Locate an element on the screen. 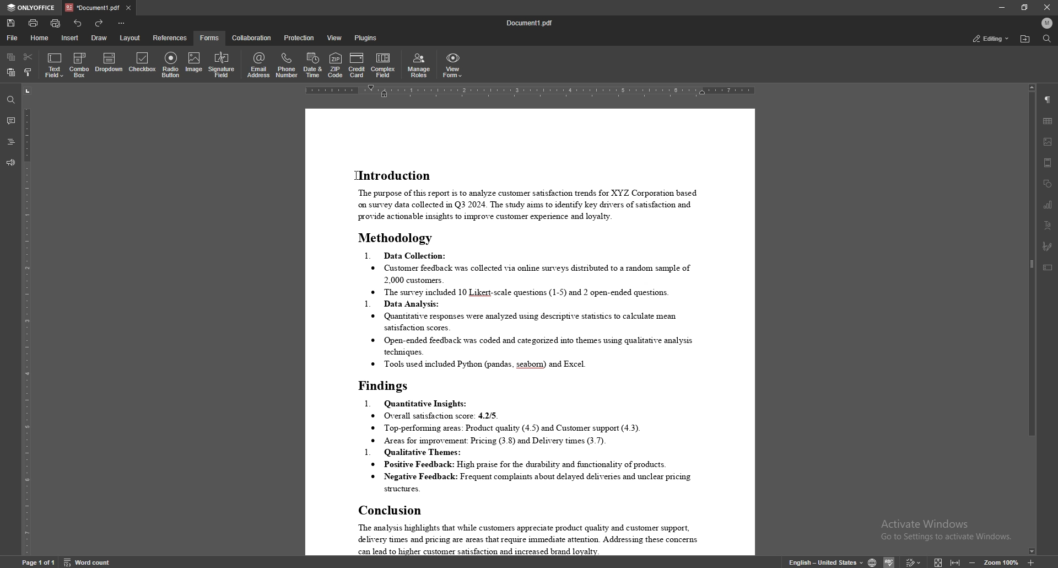  phone number is located at coordinates (287, 65).